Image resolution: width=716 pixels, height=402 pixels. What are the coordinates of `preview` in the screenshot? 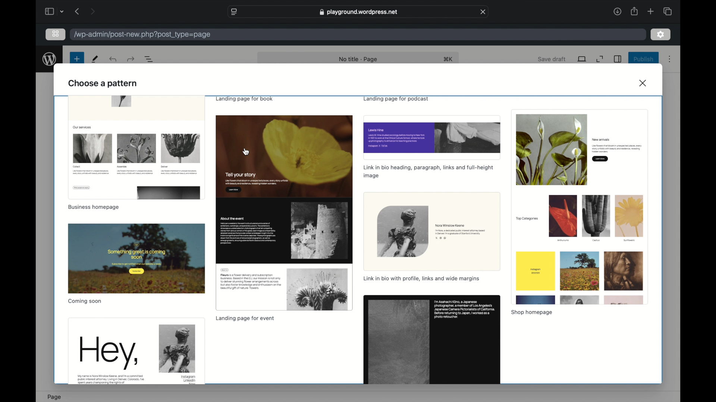 It's located at (432, 231).